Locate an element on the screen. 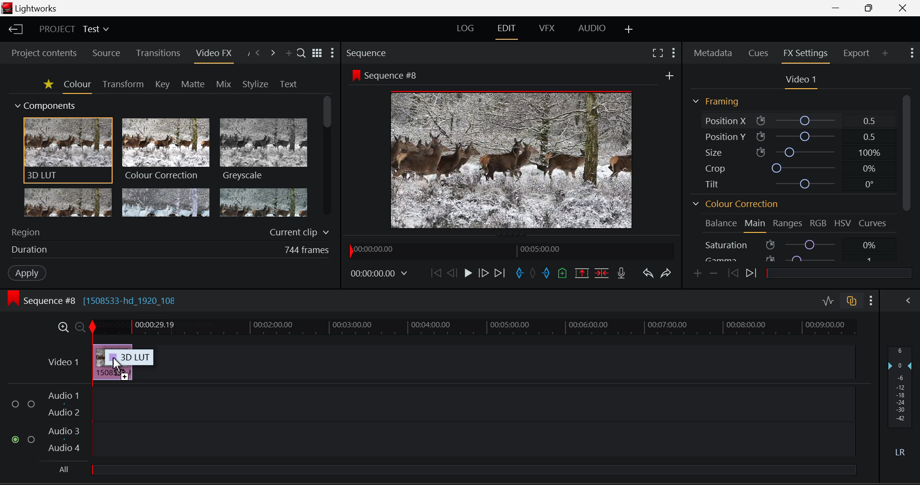  Window Title is located at coordinates (32, 8).